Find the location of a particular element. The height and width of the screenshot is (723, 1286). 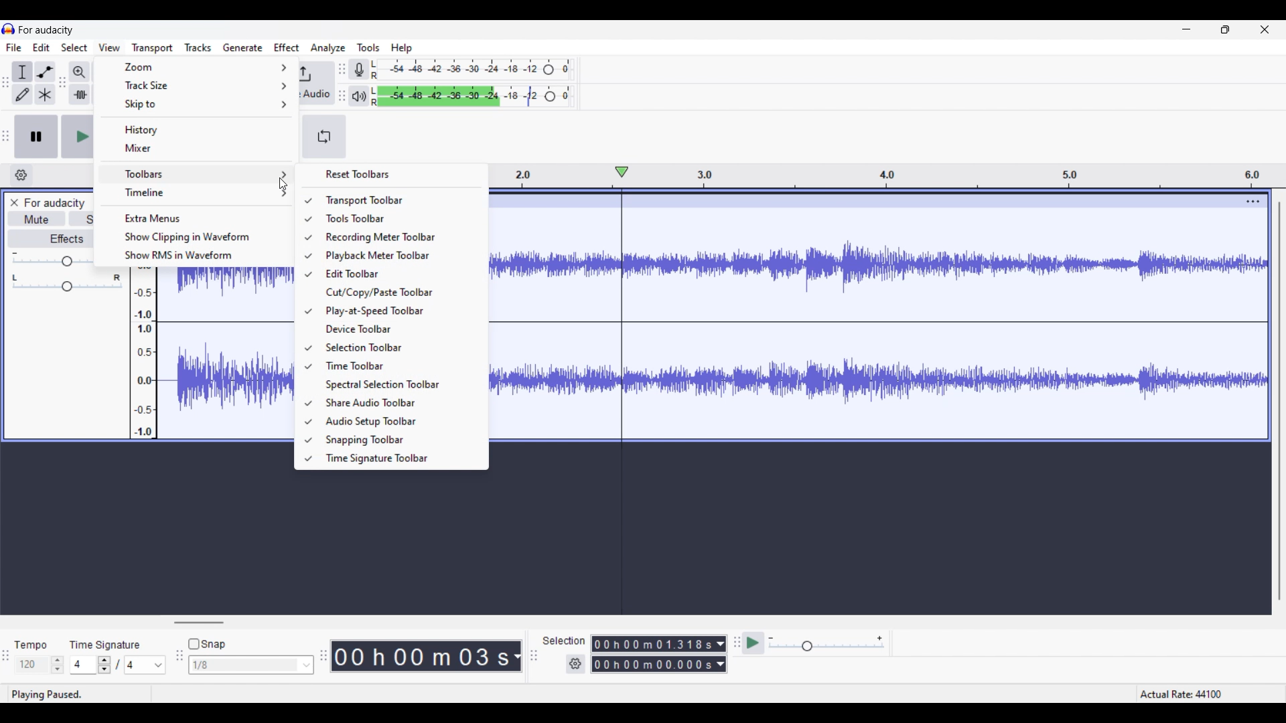

Show RMS in waveform is located at coordinates (196, 255).